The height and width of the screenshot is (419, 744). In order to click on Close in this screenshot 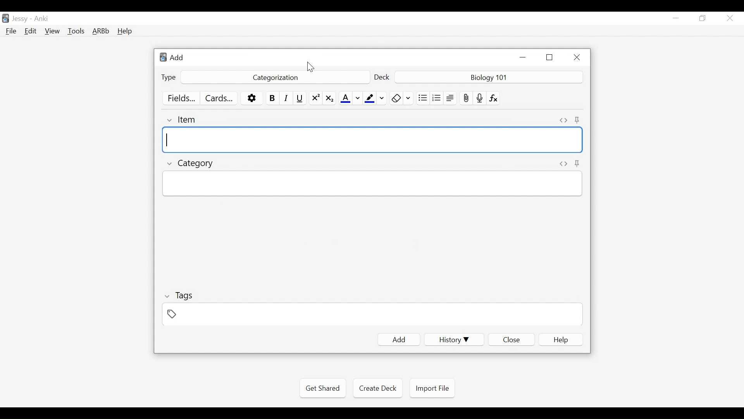, I will do `click(730, 18)`.